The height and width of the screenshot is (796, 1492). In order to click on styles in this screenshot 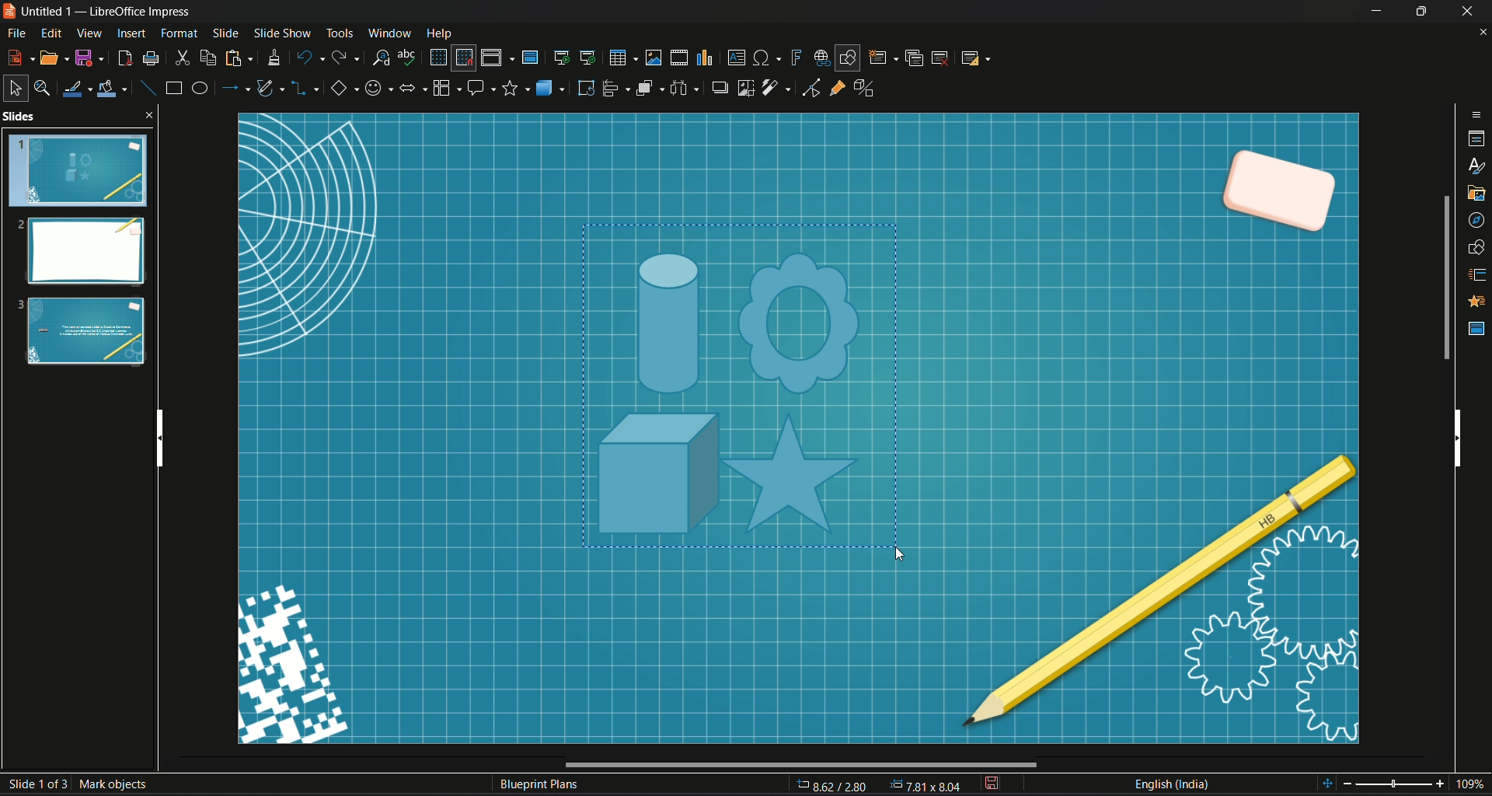, I will do `click(1478, 168)`.